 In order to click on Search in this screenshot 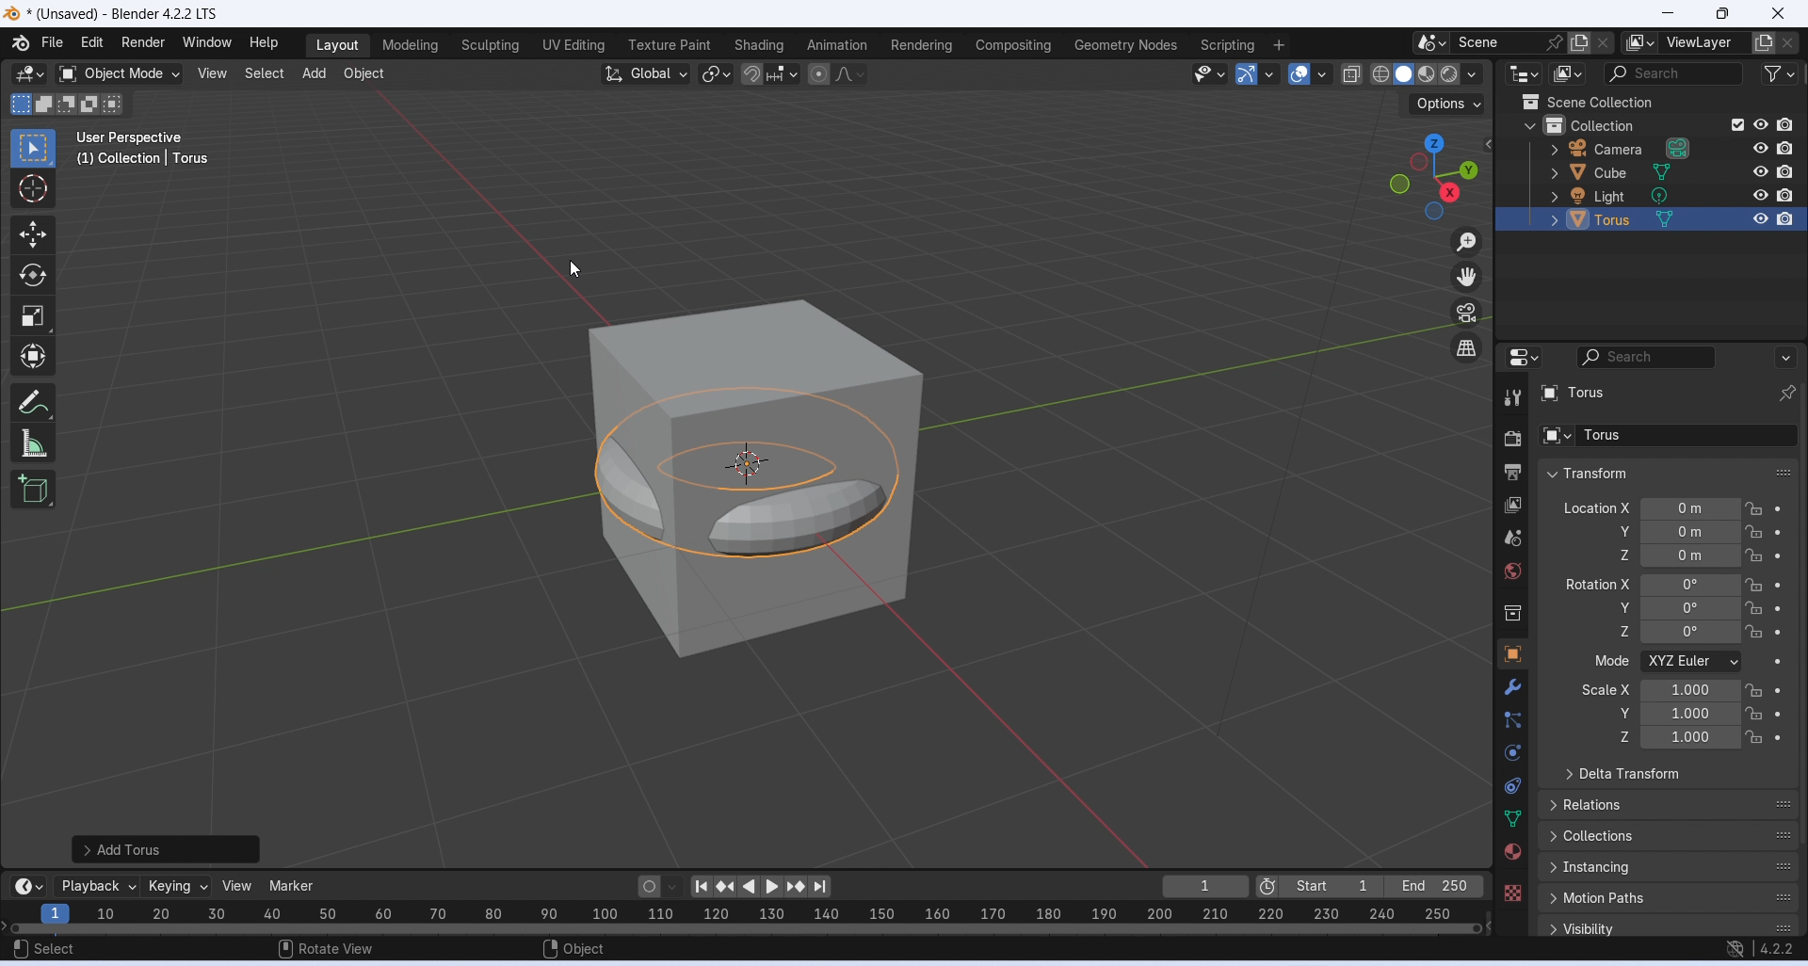, I will do `click(1686, 357)`.